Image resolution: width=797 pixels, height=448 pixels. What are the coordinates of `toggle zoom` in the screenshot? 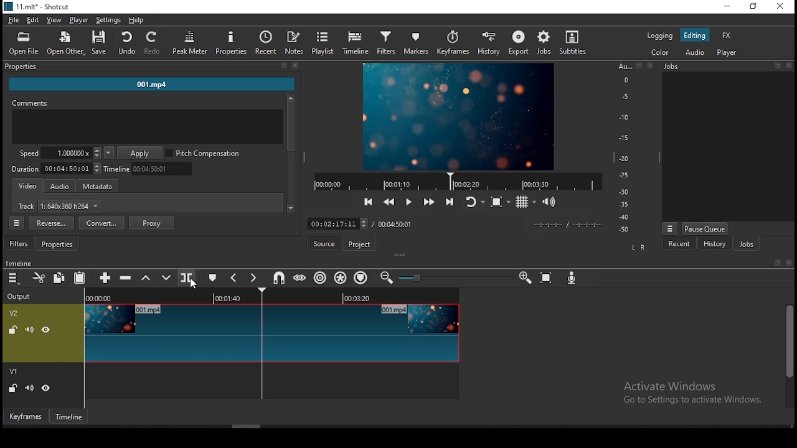 It's located at (499, 201).